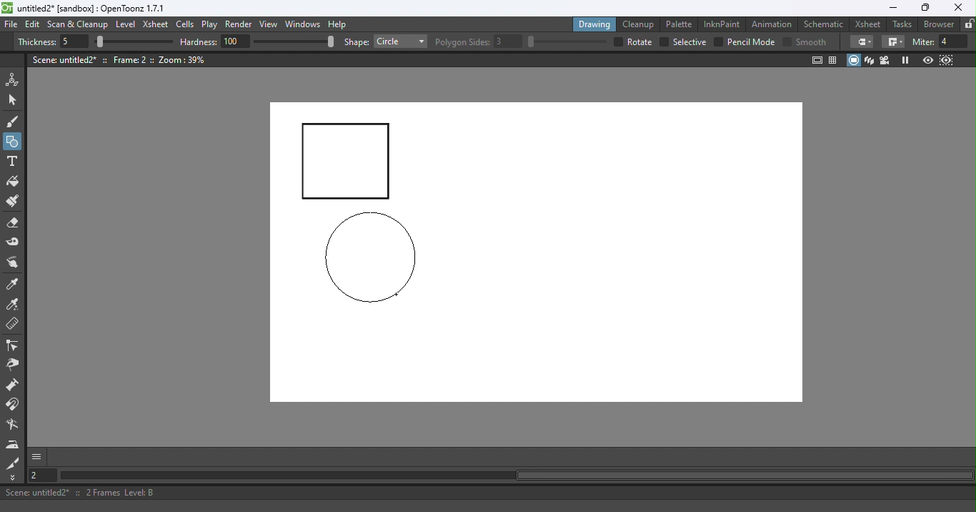 This screenshot has height=512, width=976. What do you see at coordinates (689, 42) in the screenshot?
I see `selective` at bounding box center [689, 42].